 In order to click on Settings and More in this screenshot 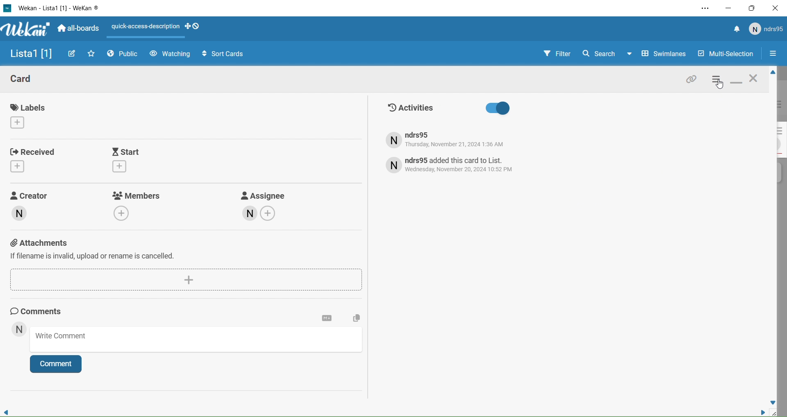, I will do `click(710, 8)`.